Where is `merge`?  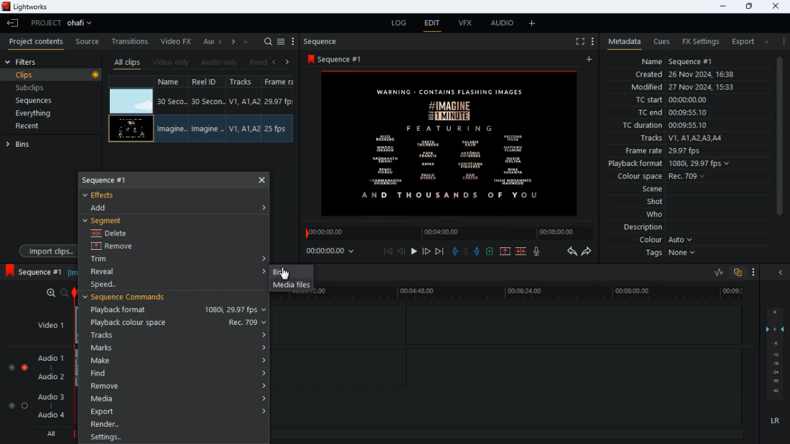
merge is located at coordinates (522, 250).